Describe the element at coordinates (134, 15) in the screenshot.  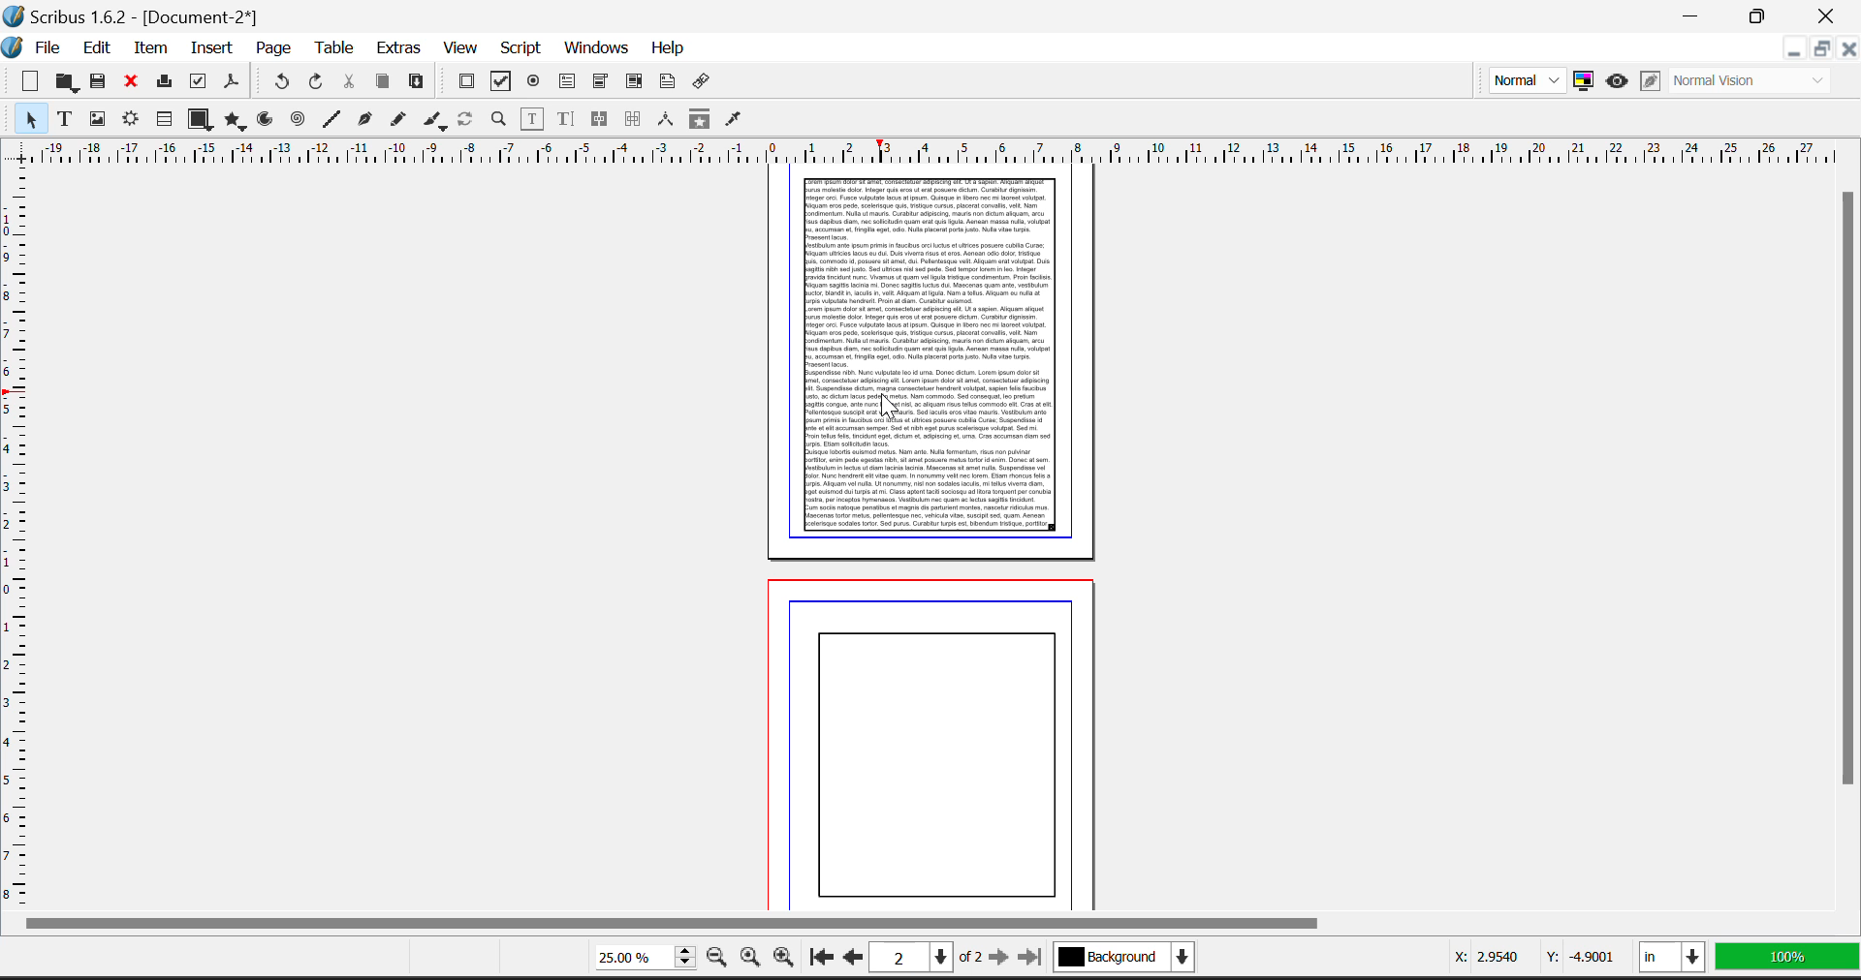
I see `Scribus 1.6.2 -[Document-2*]` at that location.